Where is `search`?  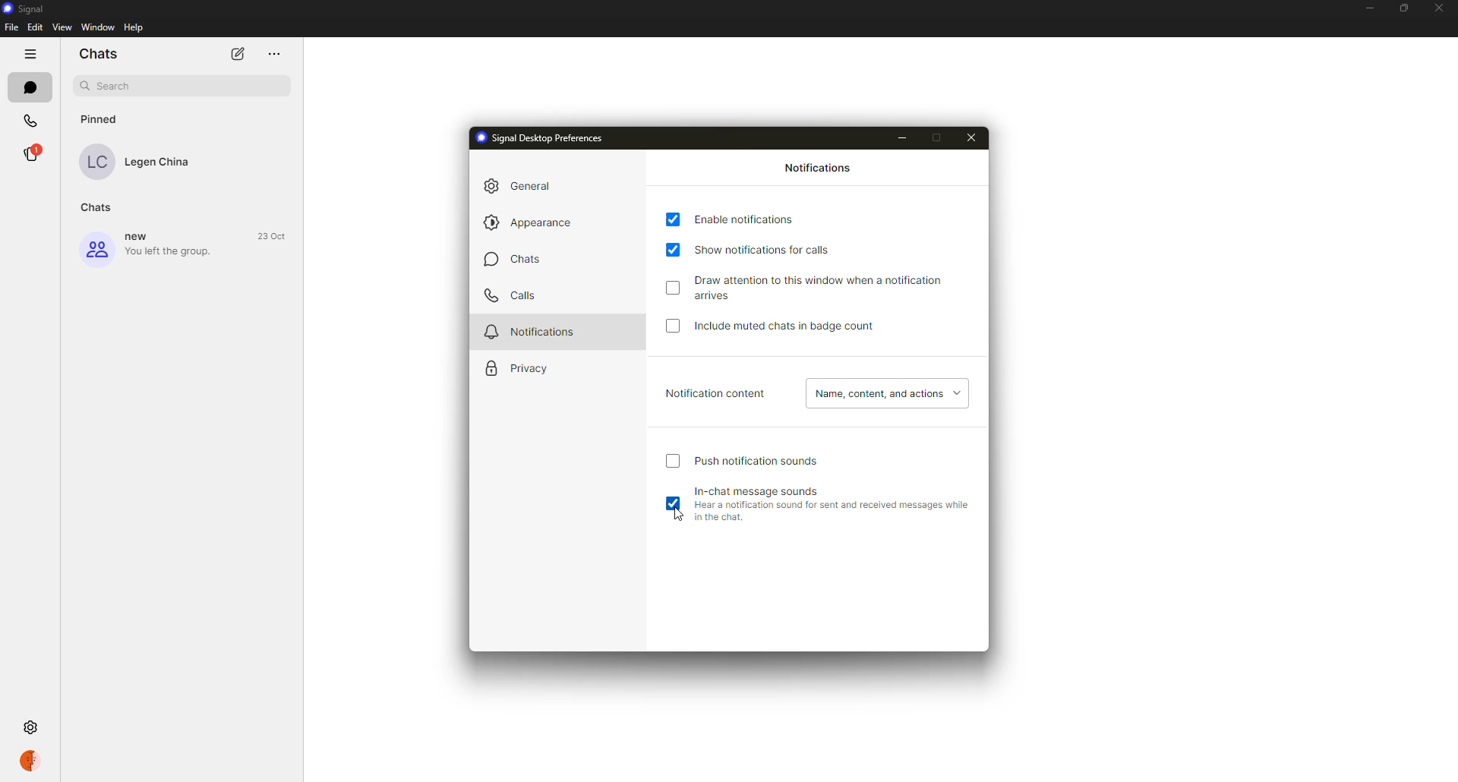
search is located at coordinates (184, 87).